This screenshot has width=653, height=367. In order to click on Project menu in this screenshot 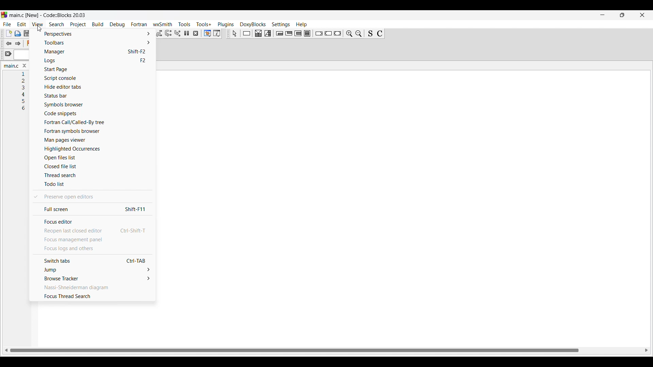, I will do `click(78, 24)`.